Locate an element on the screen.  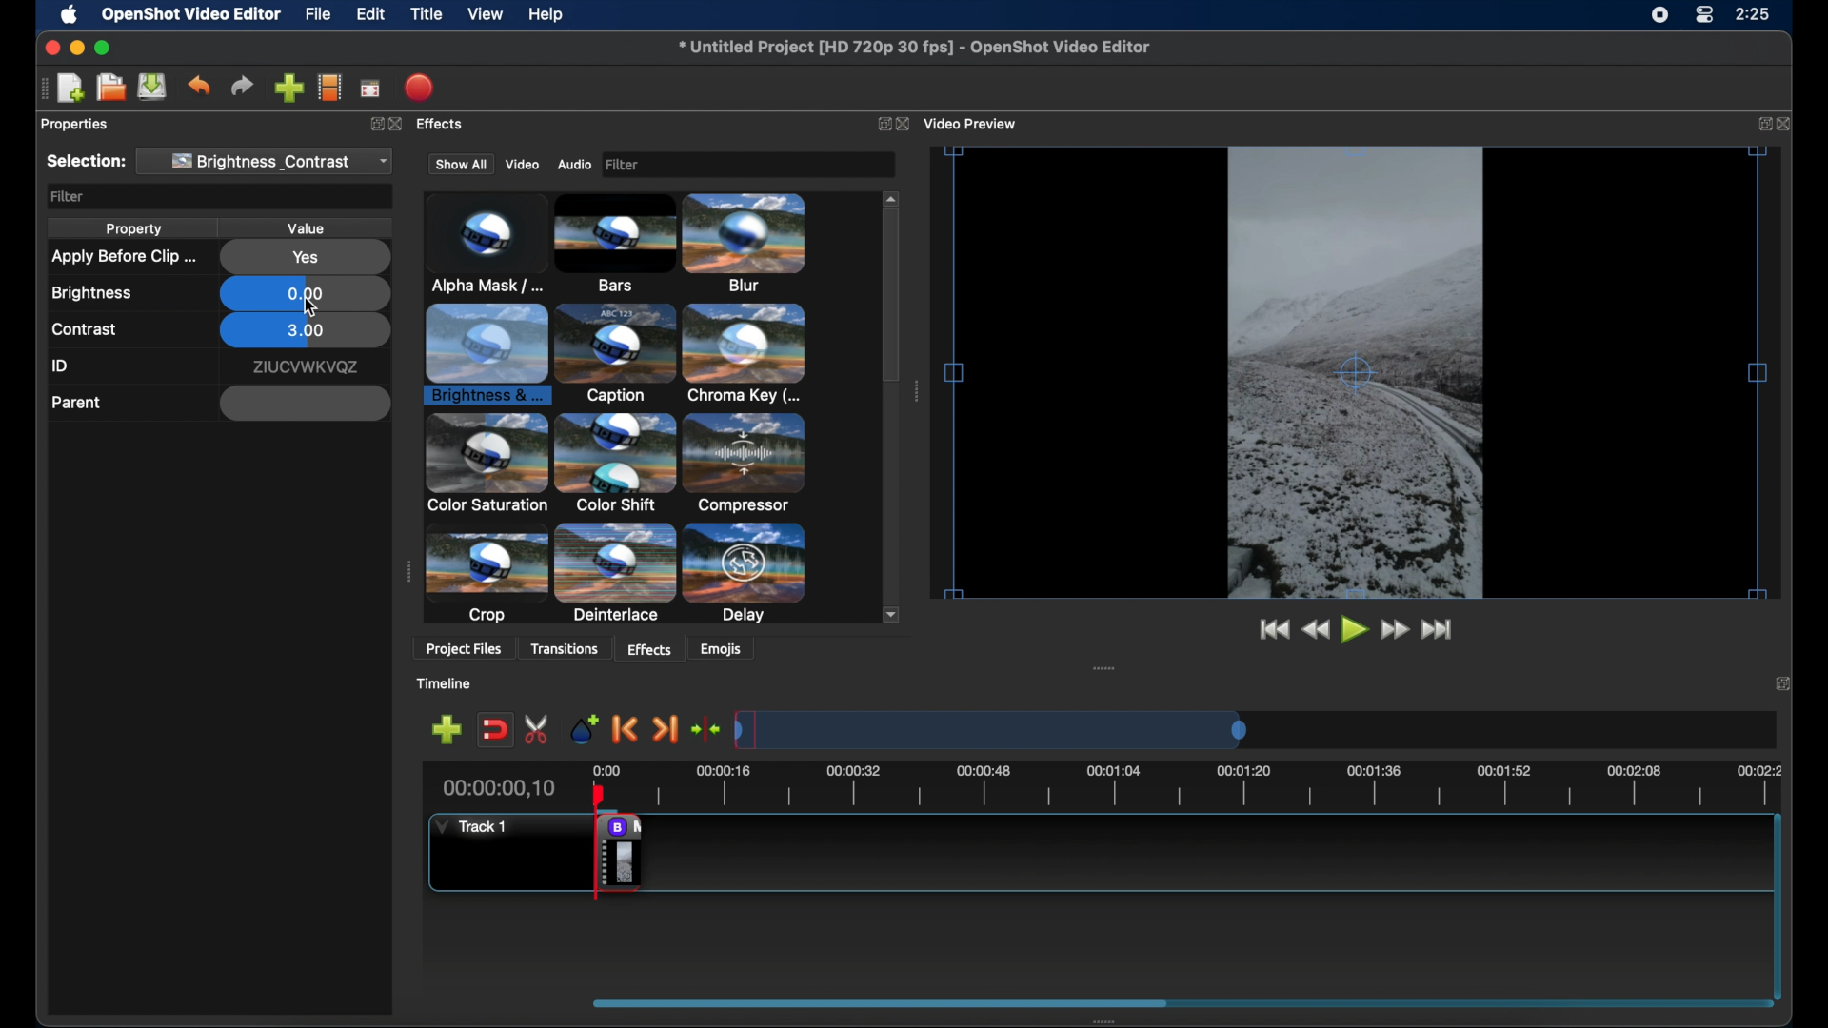
next marker is located at coordinates (668, 729).